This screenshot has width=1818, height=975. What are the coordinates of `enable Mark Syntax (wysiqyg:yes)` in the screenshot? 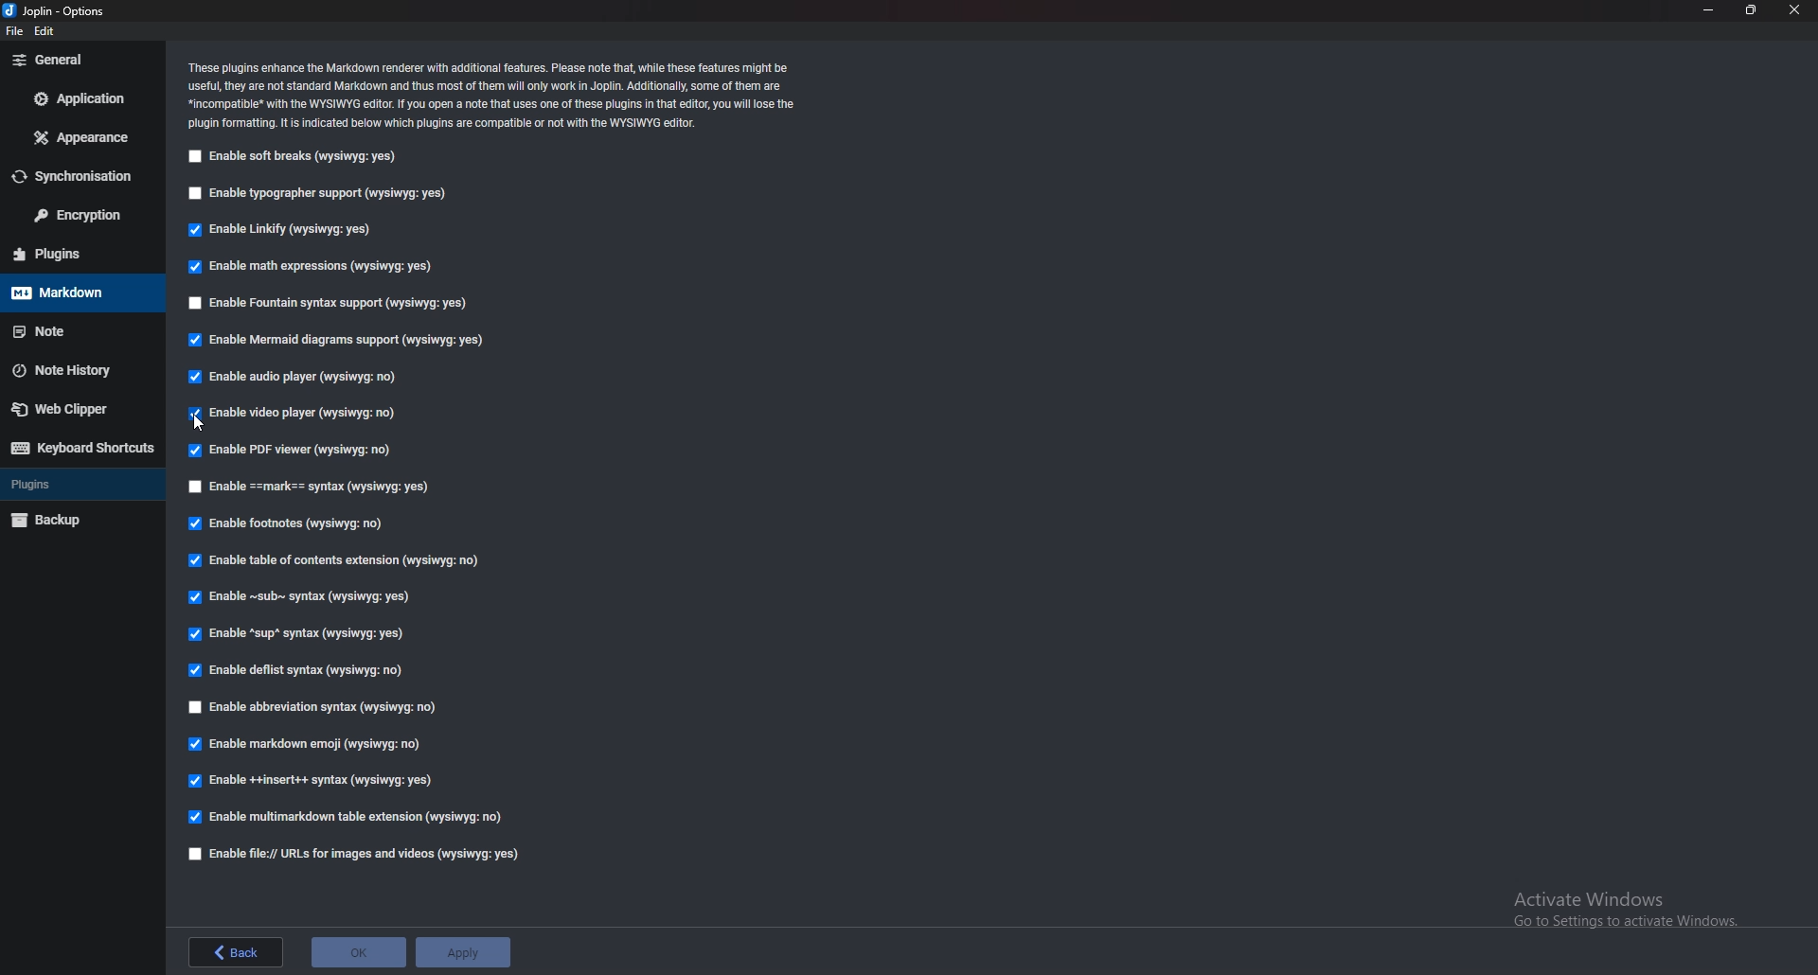 It's located at (329, 488).